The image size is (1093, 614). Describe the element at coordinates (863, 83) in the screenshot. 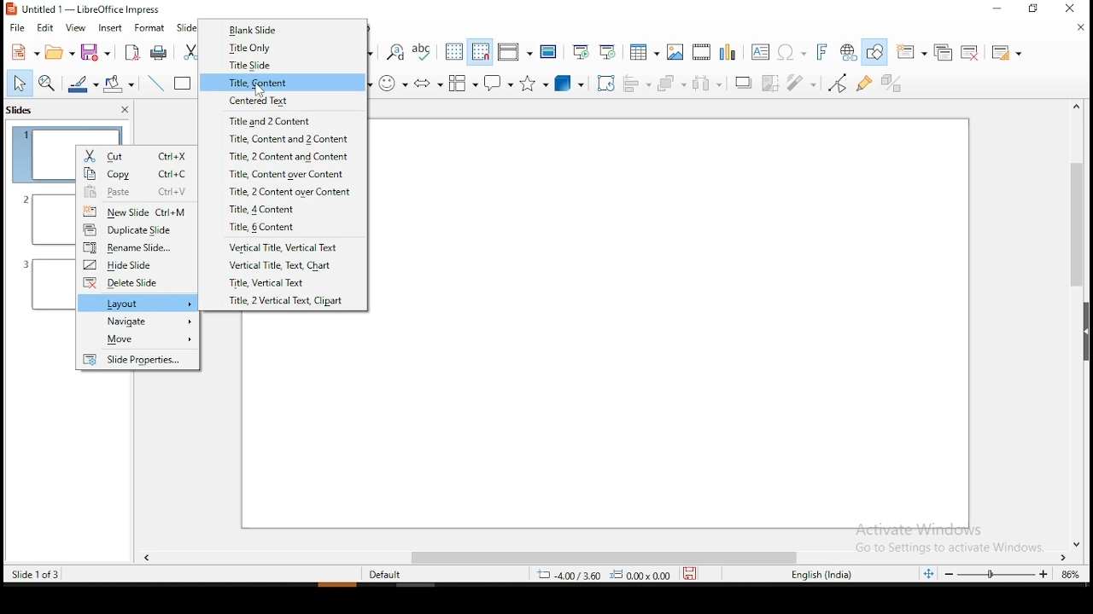

I see `show gluepoint functions` at that location.